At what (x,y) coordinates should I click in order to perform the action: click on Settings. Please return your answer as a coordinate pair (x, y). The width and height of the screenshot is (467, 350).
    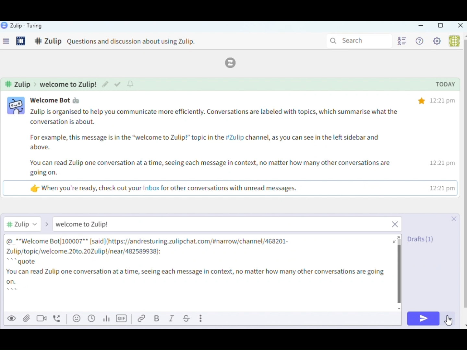
    Looking at the image, I should click on (438, 42).